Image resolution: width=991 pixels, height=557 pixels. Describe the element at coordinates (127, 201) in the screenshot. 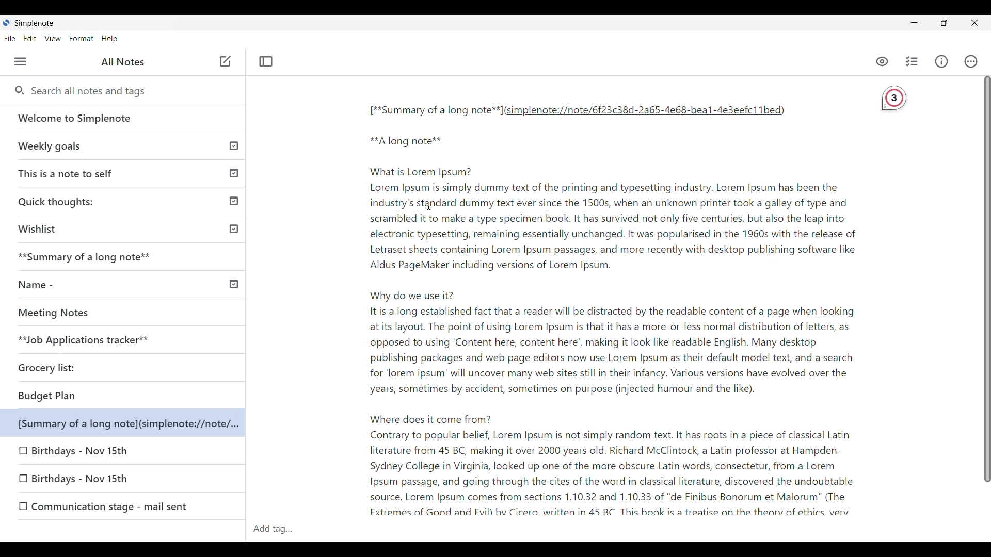

I see `Quick thoughts:` at that location.